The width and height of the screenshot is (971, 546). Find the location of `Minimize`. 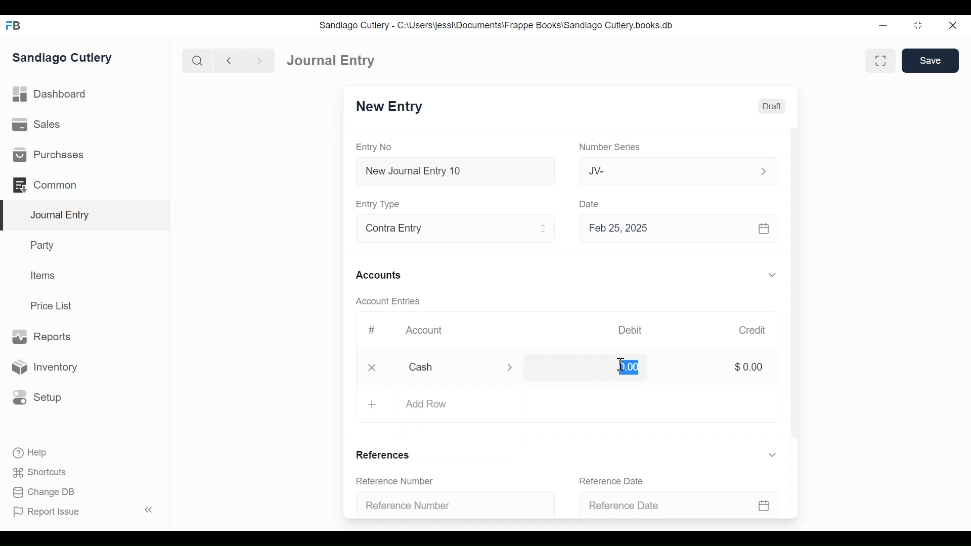

Minimize is located at coordinates (885, 26).